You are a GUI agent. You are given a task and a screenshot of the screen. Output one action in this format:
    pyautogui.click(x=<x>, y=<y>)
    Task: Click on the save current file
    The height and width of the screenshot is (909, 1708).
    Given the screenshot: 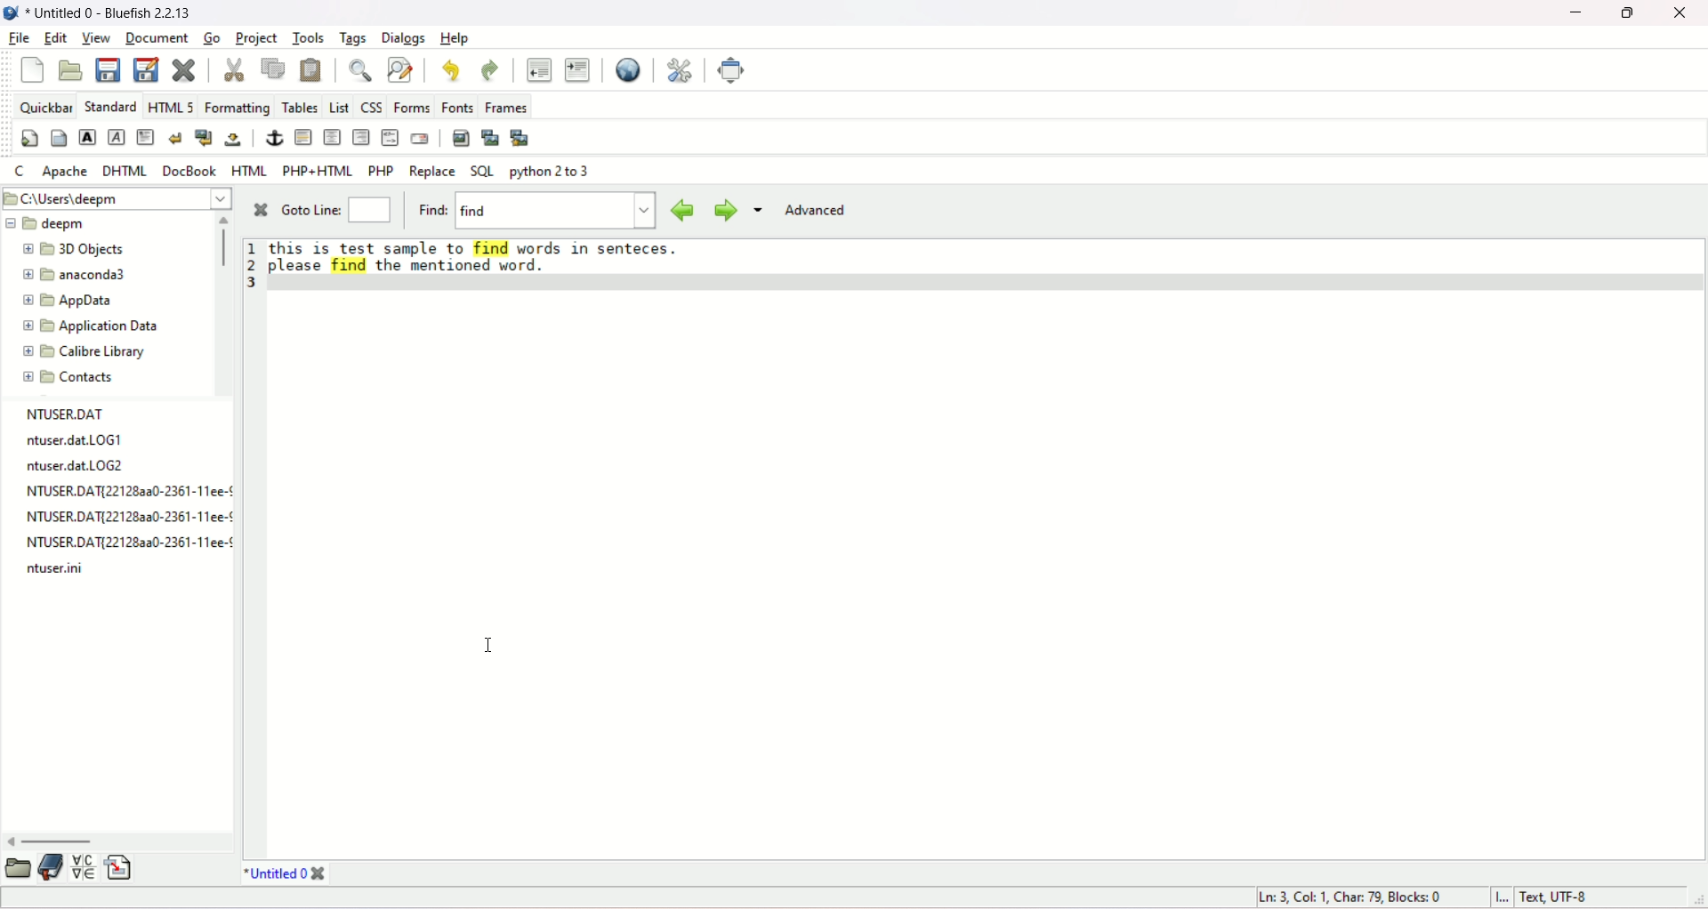 What is the action you would take?
    pyautogui.click(x=107, y=68)
    